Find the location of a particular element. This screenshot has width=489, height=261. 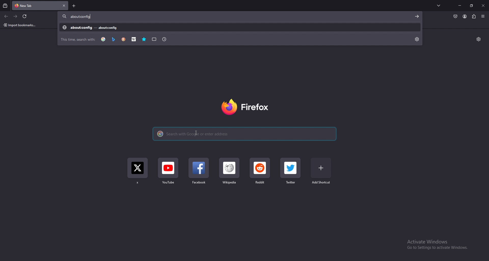

history is located at coordinates (164, 39).